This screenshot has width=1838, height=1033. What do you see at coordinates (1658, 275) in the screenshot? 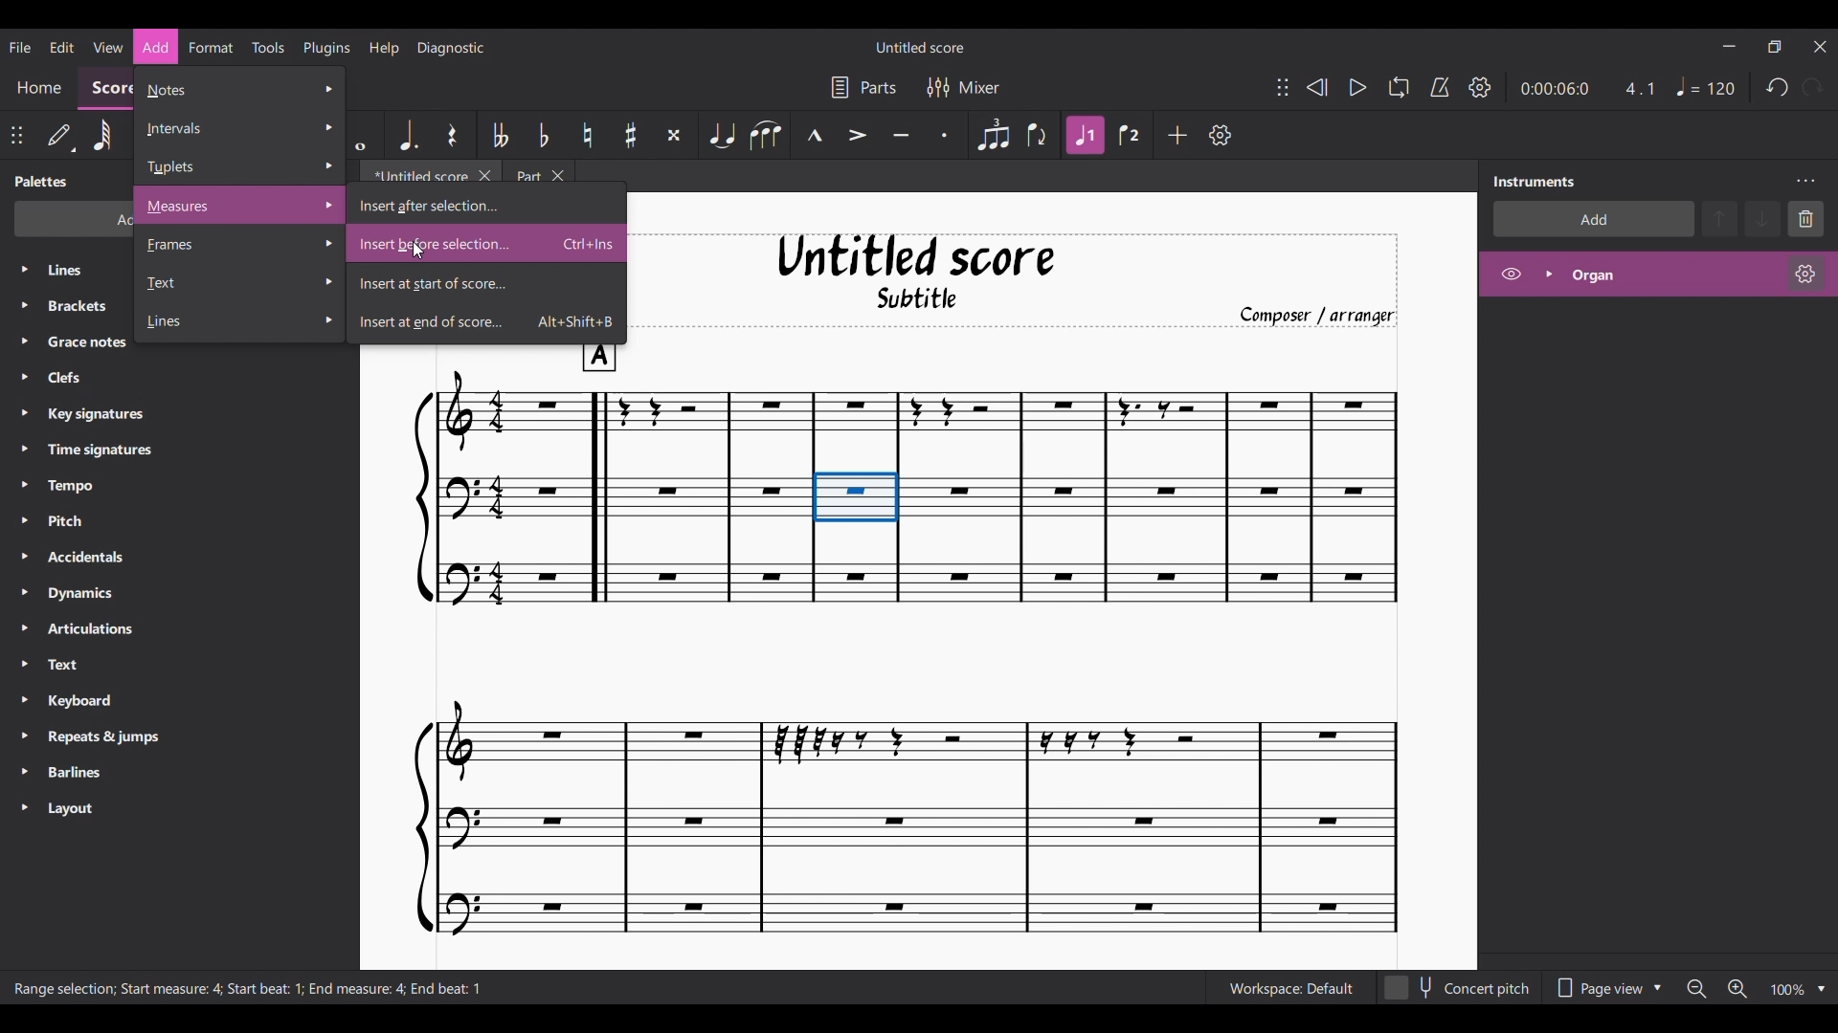
I see `Highlighted after current selection` at bounding box center [1658, 275].